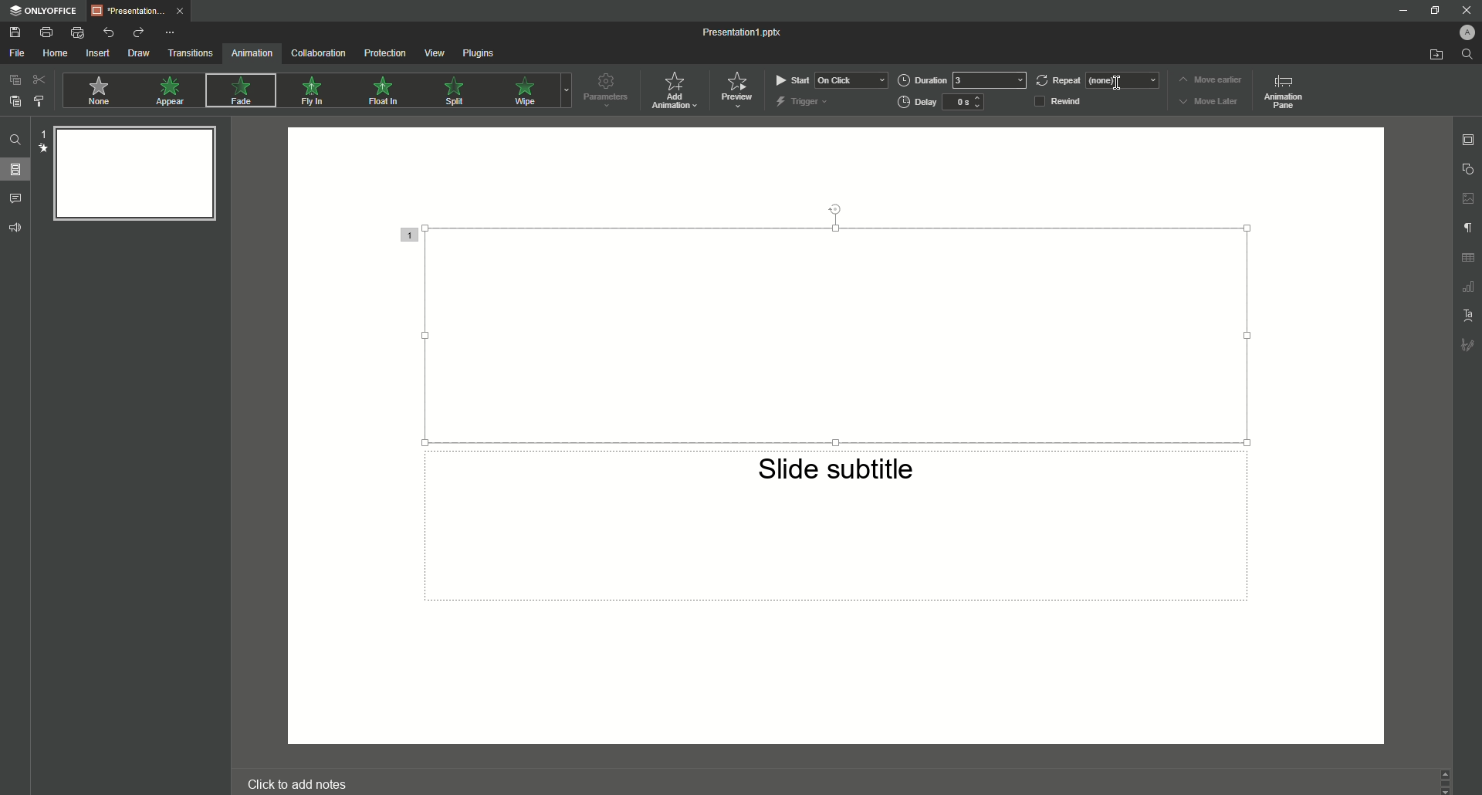 The image size is (1482, 795). Describe the element at coordinates (15, 227) in the screenshot. I see `Feedback` at that location.